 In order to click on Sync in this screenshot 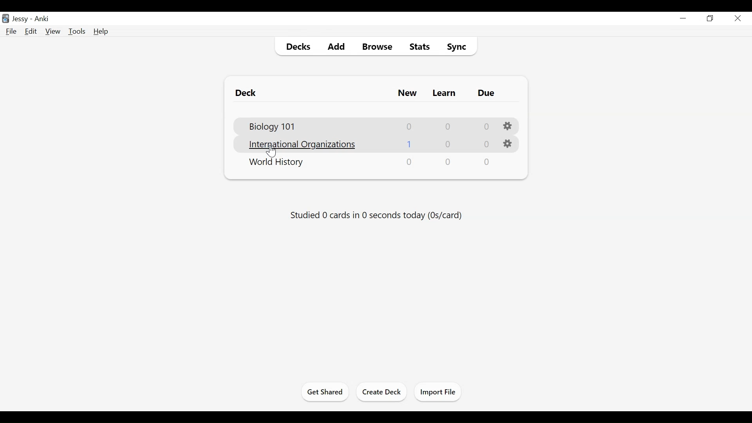, I will do `click(457, 47)`.